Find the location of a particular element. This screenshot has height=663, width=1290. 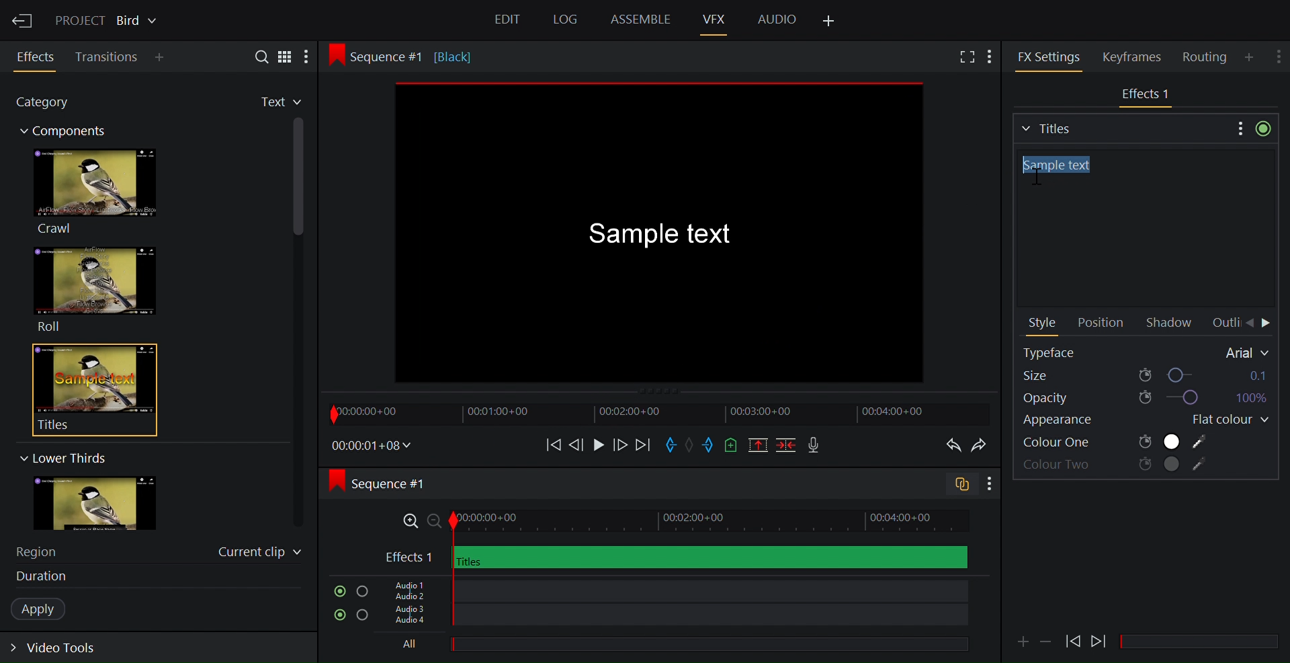

Crawl is located at coordinates (93, 191).